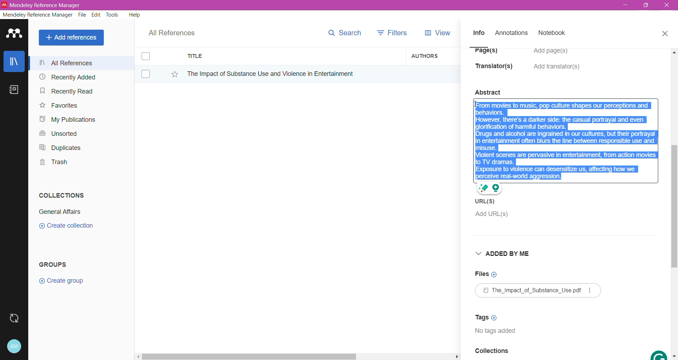 The image size is (678, 360). What do you see at coordinates (491, 216) in the screenshot?
I see `Click to Add URL(s)` at bounding box center [491, 216].